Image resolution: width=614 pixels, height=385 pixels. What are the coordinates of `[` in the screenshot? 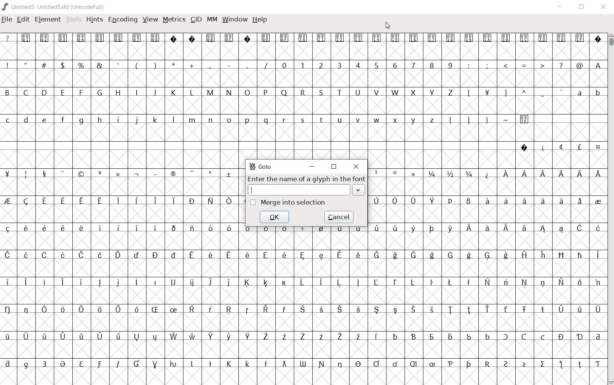 It's located at (468, 93).